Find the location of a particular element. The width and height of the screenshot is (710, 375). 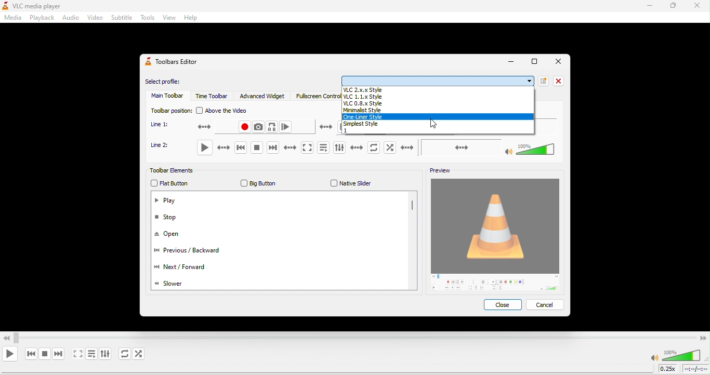

fullscreen controller is located at coordinates (314, 97).